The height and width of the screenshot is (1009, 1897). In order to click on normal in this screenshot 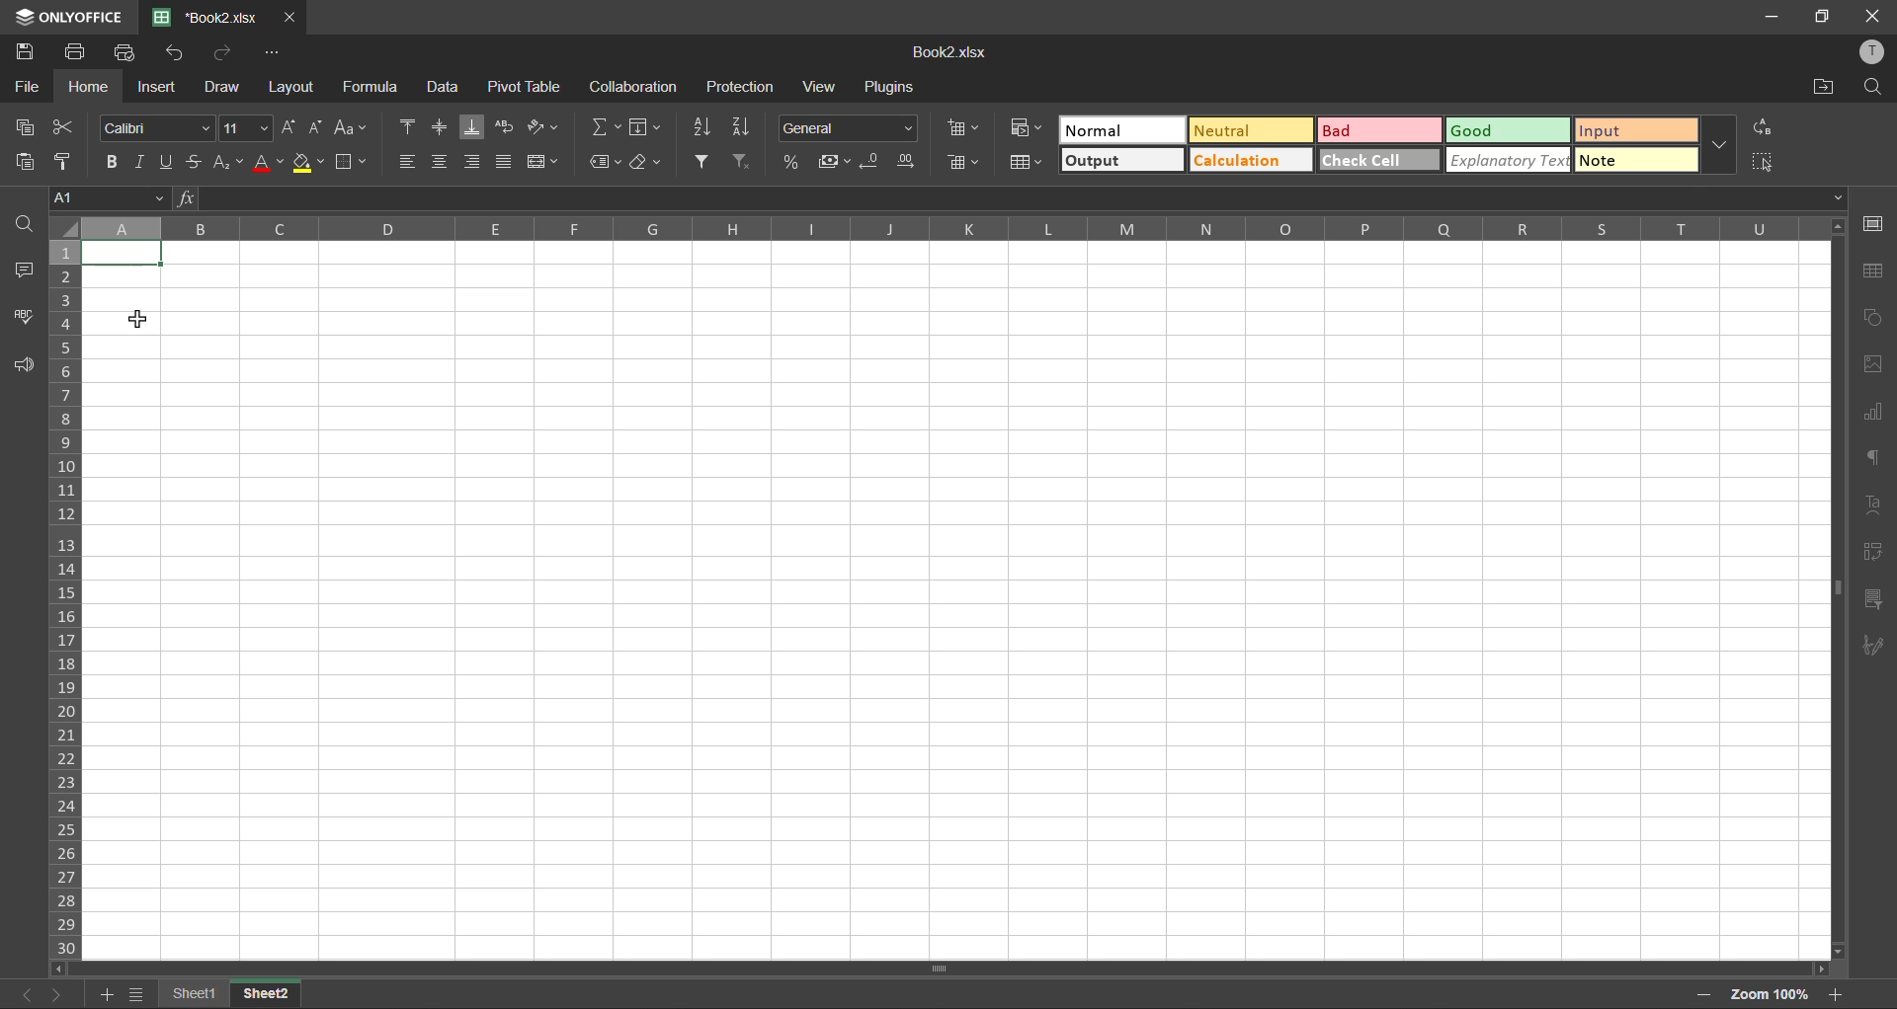, I will do `click(1124, 129)`.